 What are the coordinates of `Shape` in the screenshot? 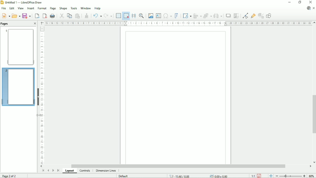 It's located at (63, 8).